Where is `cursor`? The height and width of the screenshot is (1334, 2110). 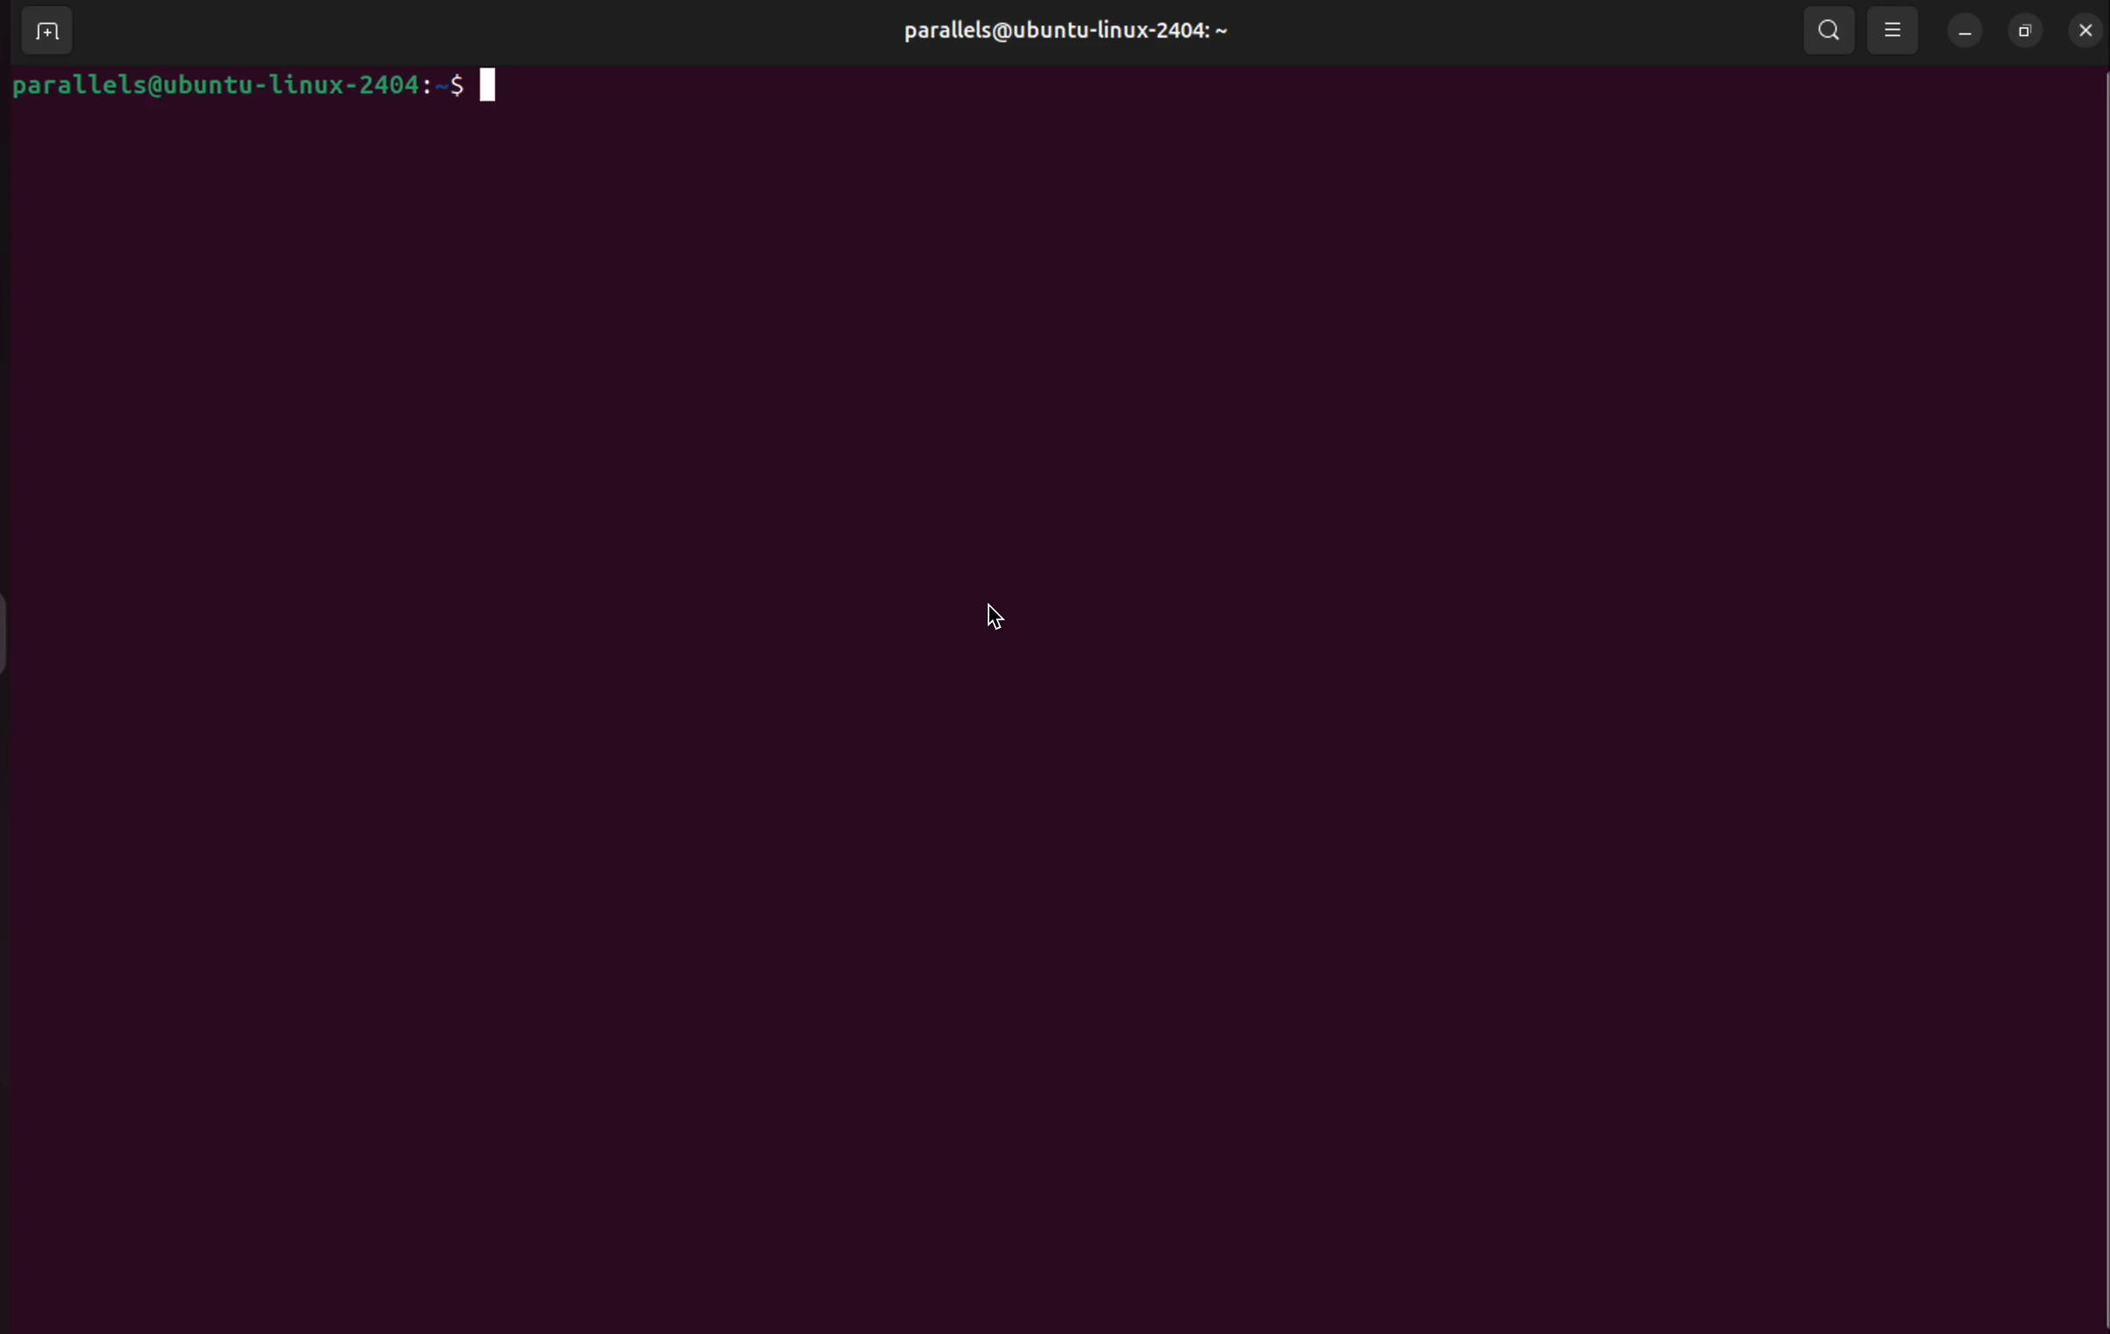 cursor is located at coordinates (1003, 619).